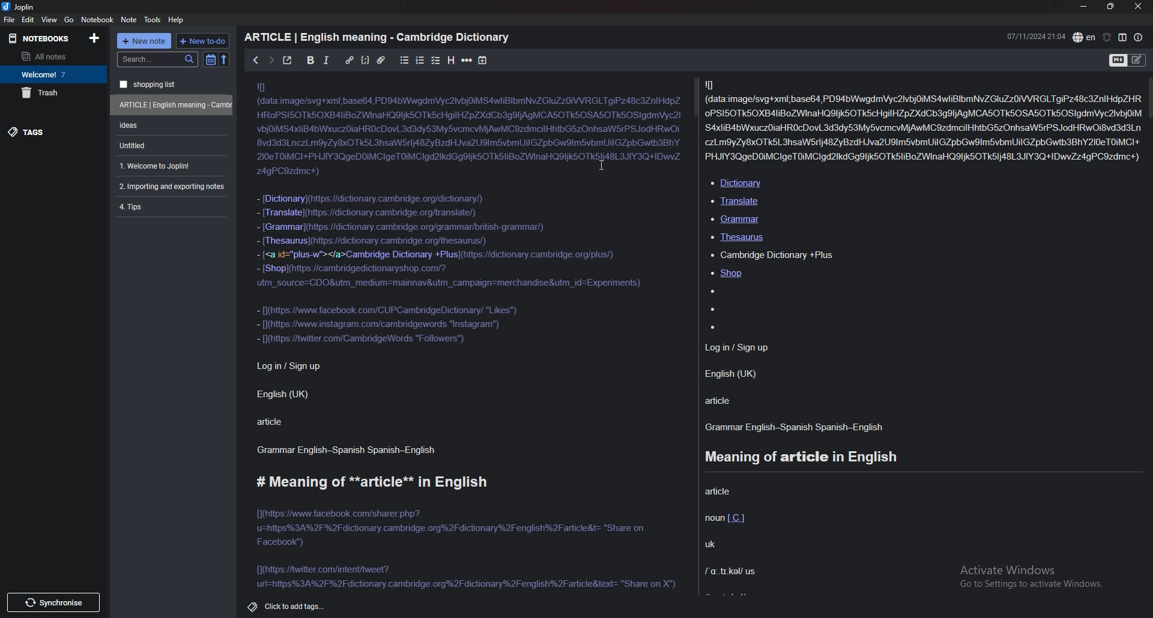 The width and height of the screenshot is (1153, 618). What do you see at coordinates (171, 166) in the screenshot?
I see `note` at bounding box center [171, 166].